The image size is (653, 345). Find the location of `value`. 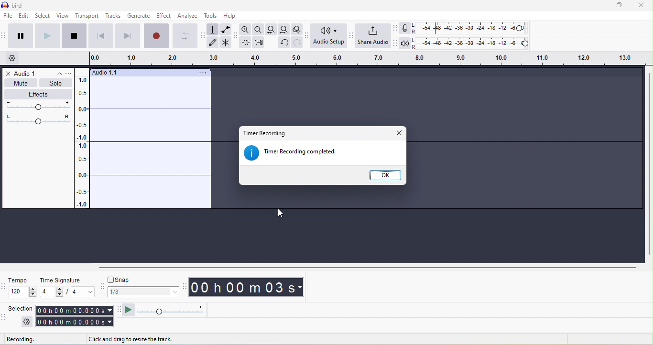

value is located at coordinates (80, 292).